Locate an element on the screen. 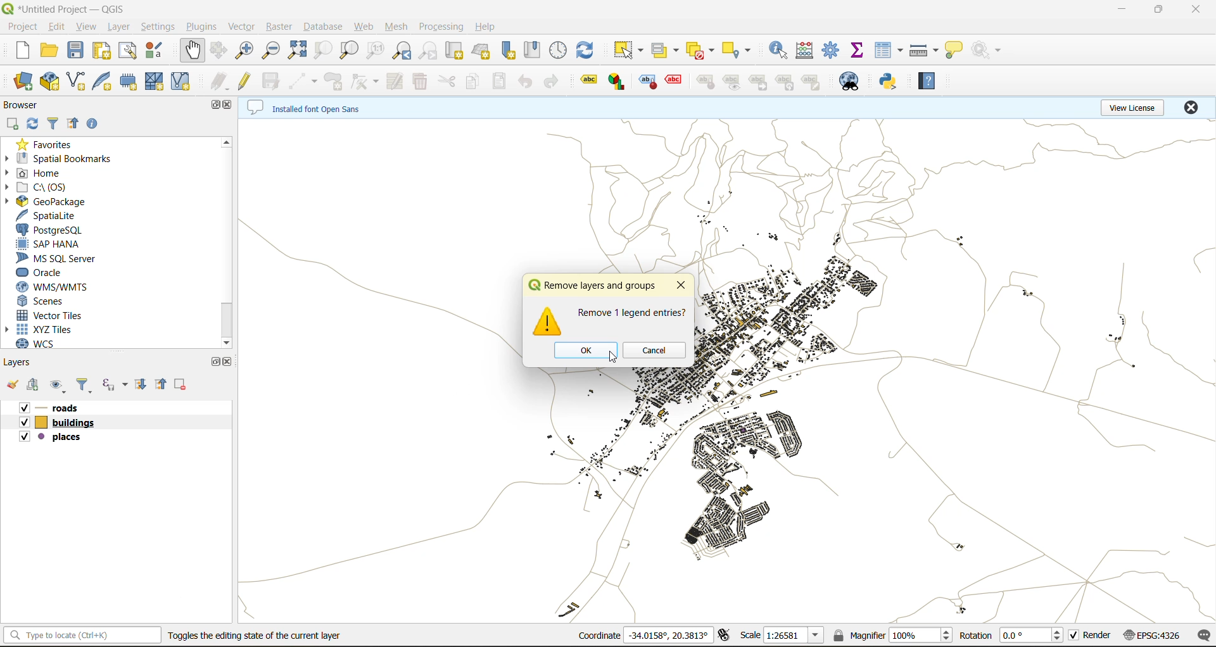 The image size is (1216, 647). new geopackage is located at coordinates (51, 82).